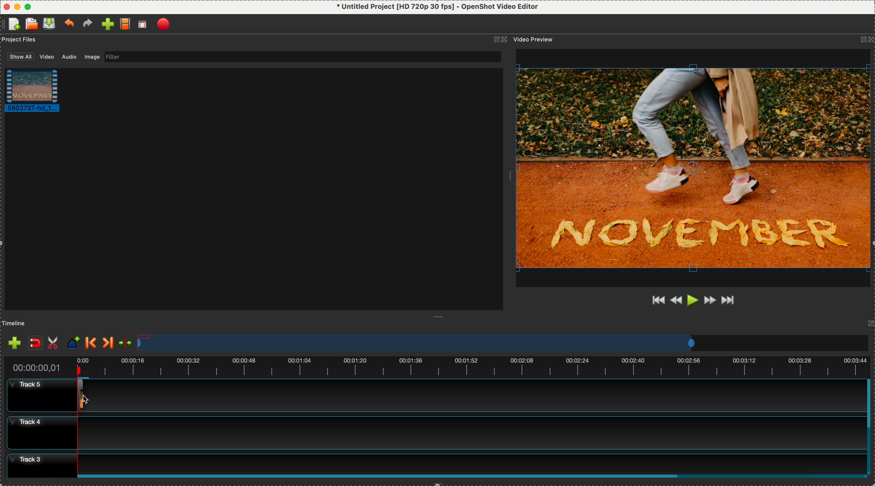  Describe the element at coordinates (5, 6) in the screenshot. I see `Close` at that location.